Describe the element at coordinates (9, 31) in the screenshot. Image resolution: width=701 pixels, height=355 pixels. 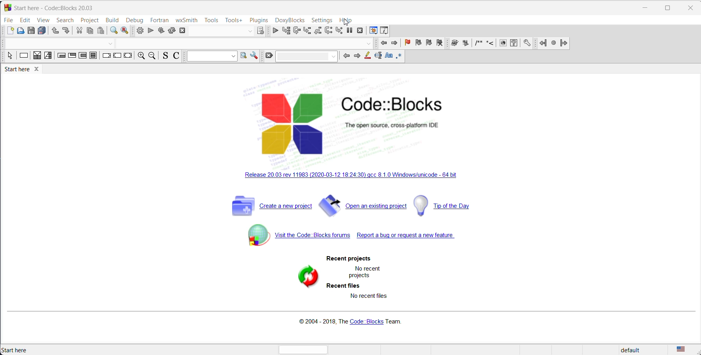
I see `new file` at that location.